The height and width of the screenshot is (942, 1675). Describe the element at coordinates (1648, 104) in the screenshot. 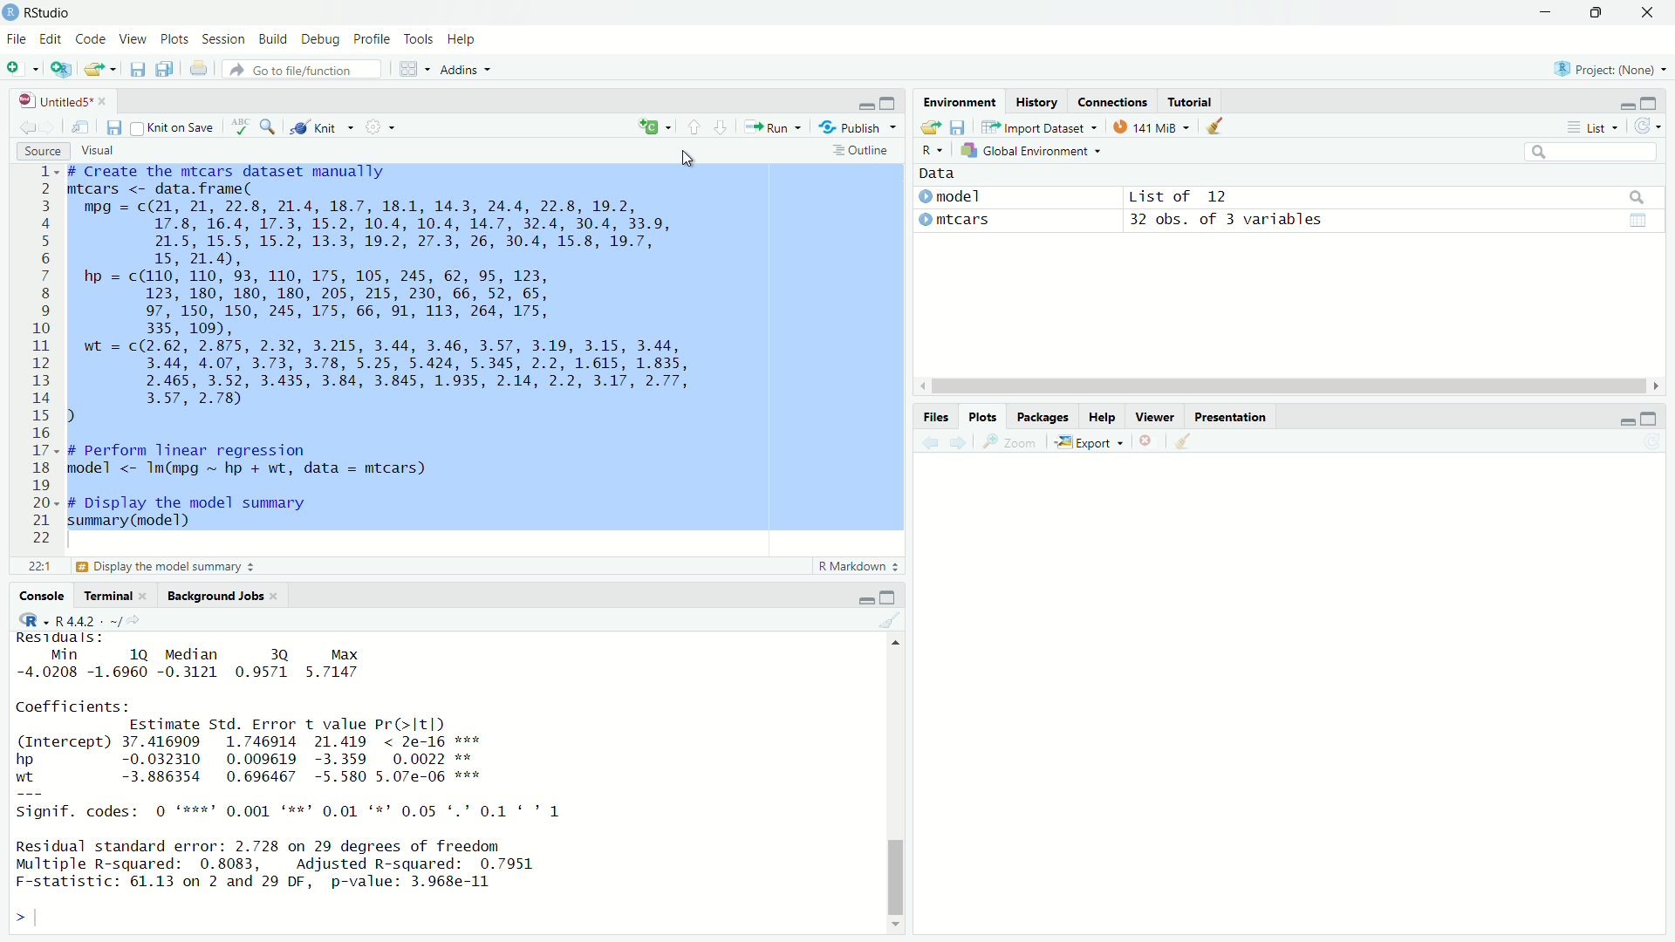

I see `maximize` at that location.